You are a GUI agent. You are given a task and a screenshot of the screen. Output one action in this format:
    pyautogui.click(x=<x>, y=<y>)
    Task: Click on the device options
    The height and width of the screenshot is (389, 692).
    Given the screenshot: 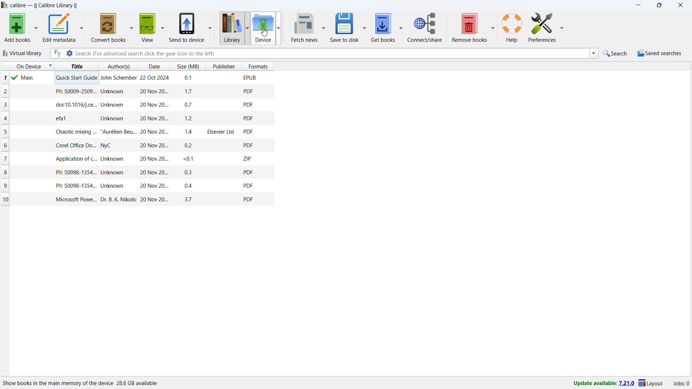 What is the action you would take?
    pyautogui.click(x=278, y=28)
    